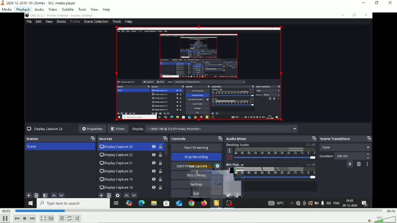  What do you see at coordinates (28, 13) in the screenshot?
I see `Cursor` at bounding box center [28, 13].